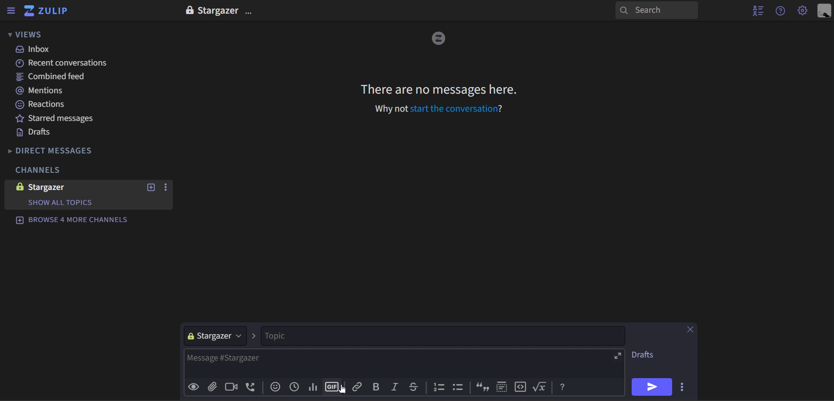 Image resolution: width=834 pixels, height=401 pixels. I want to click on options, so click(684, 386).